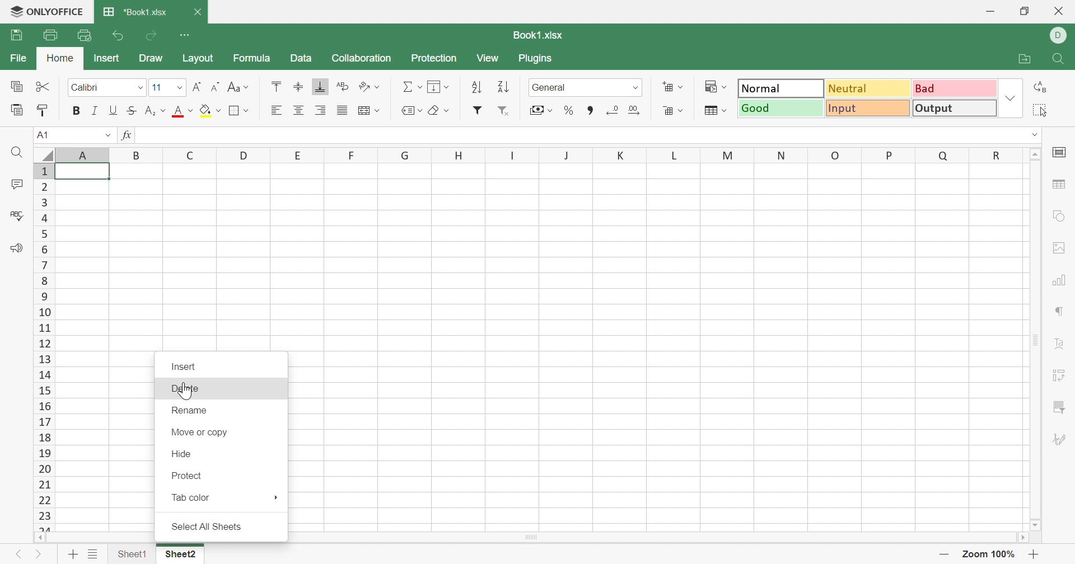 This screenshot has width=1075, height=564. What do you see at coordinates (177, 111) in the screenshot?
I see `font color` at bounding box center [177, 111].